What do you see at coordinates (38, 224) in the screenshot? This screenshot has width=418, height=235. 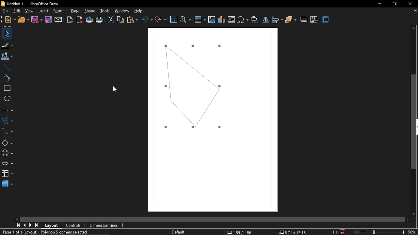 I see `go to last page` at bounding box center [38, 224].